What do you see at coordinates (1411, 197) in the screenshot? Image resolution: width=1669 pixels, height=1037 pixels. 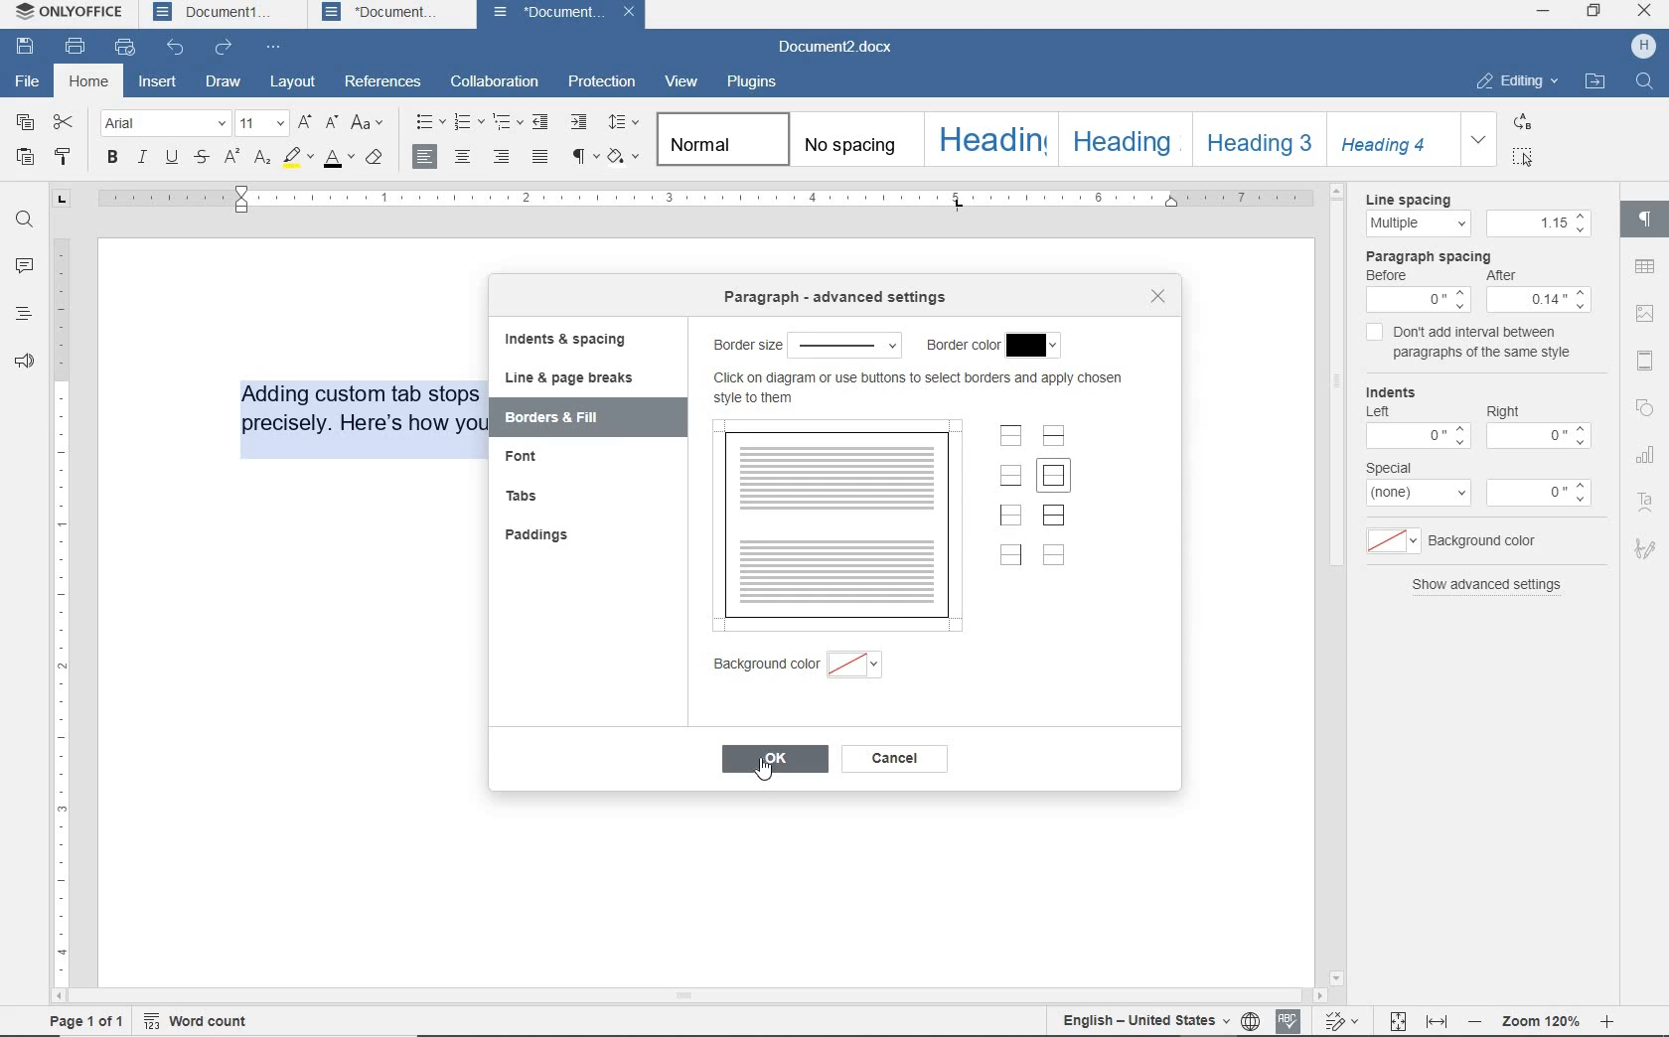 I see `Line spacing` at bounding box center [1411, 197].